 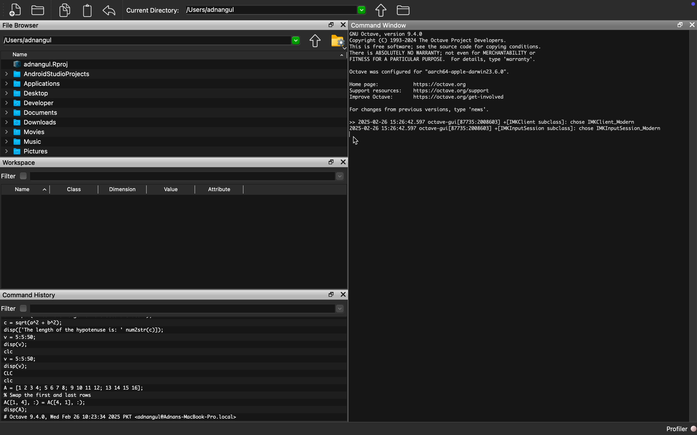 What do you see at coordinates (189, 177) in the screenshot?
I see `Dropdown` at bounding box center [189, 177].